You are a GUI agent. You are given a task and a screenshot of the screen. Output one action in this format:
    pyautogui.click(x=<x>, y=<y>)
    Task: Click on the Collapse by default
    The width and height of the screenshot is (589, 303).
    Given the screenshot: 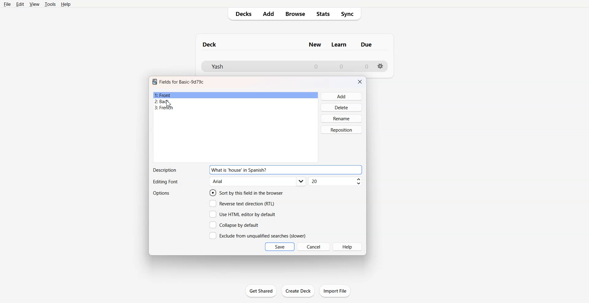 What is the action you would take?
    pyautogui.click(x=235, y=225)
    